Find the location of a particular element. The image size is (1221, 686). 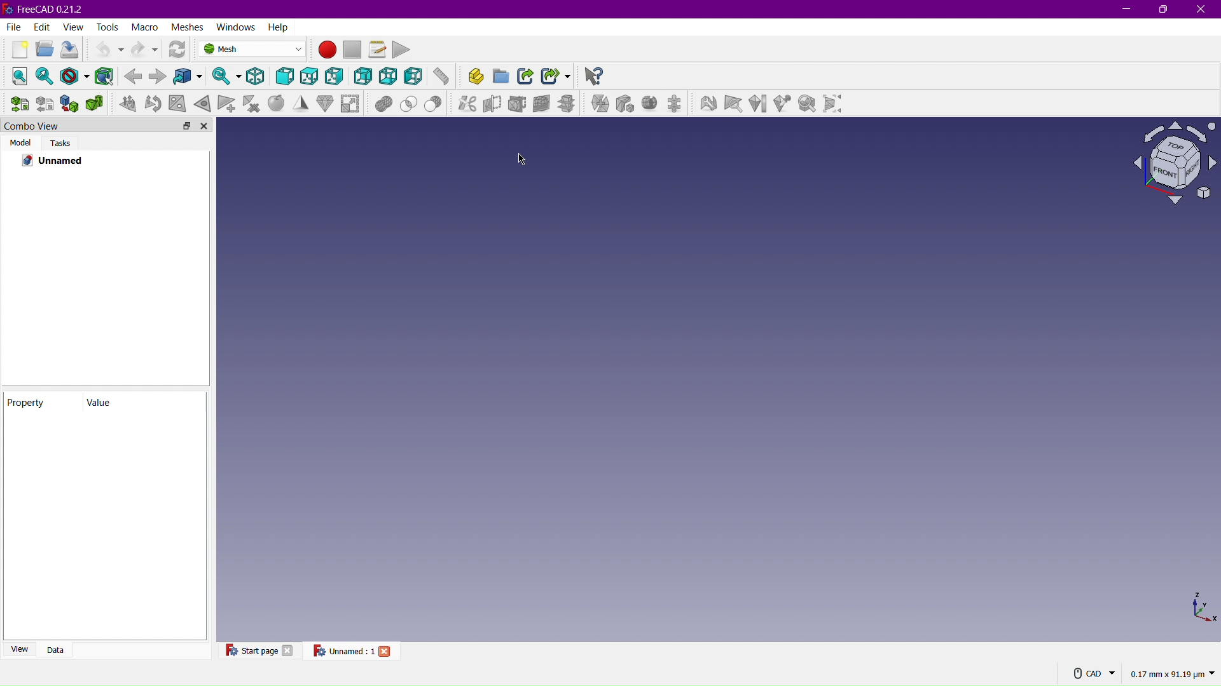

Cross-sections is located at coordinates (569, 105).